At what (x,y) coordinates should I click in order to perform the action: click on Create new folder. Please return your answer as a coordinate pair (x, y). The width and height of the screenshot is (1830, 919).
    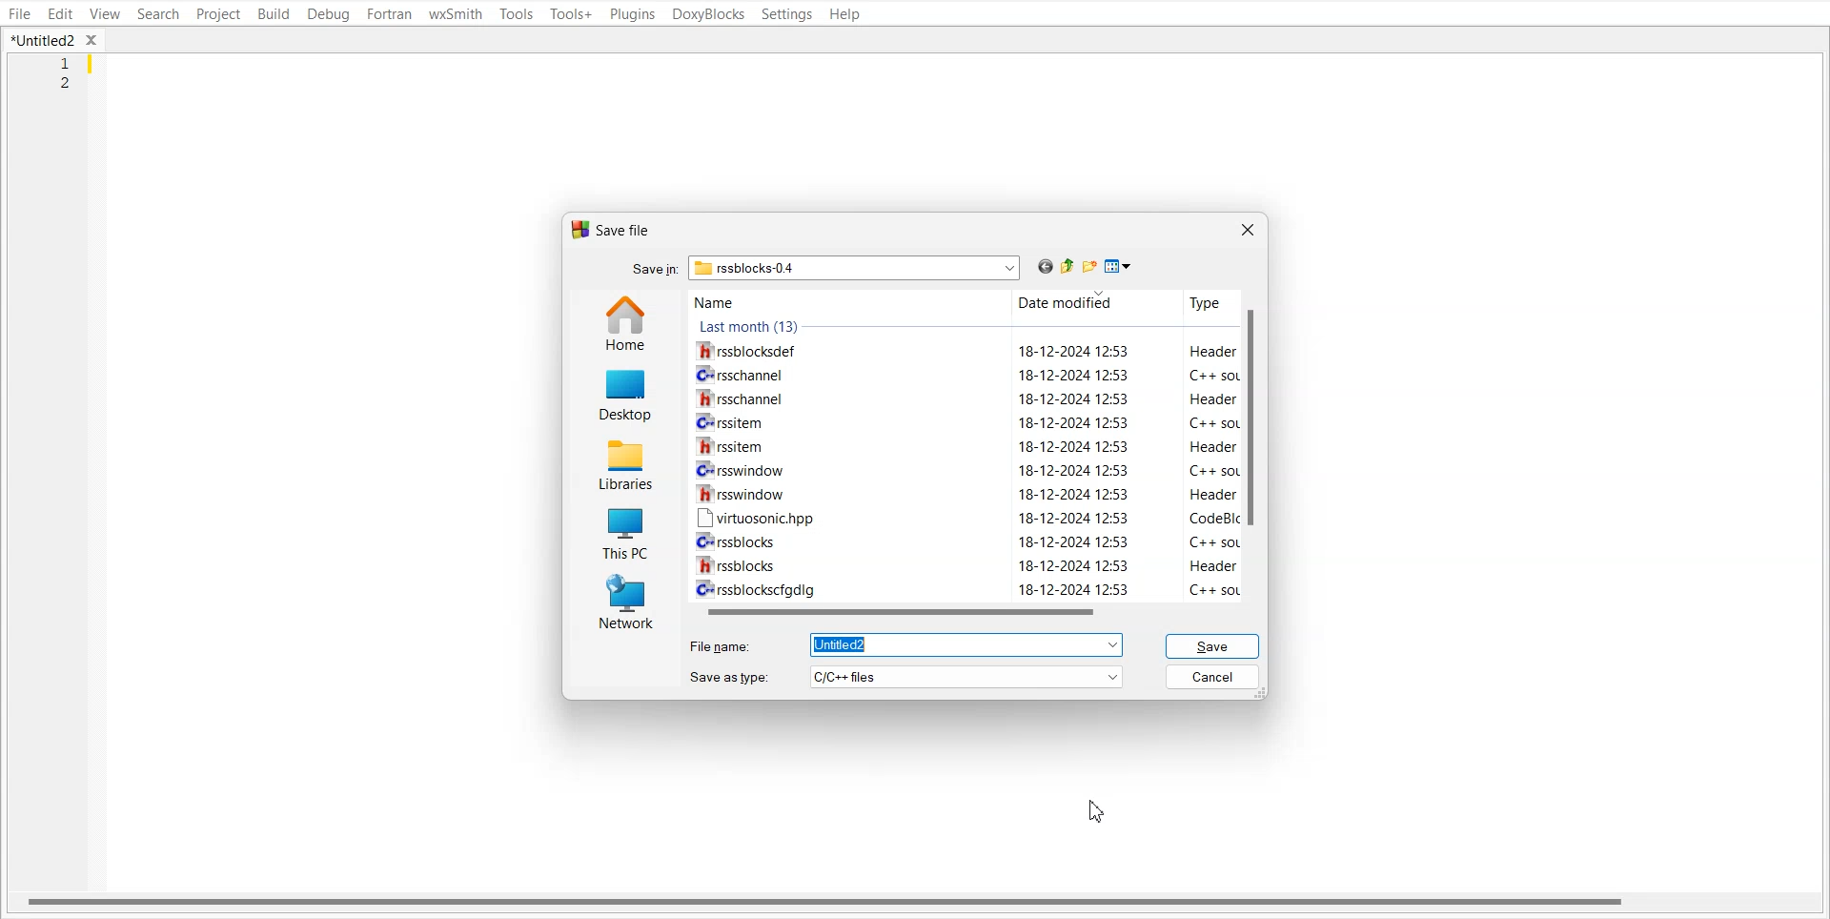
    Looking at the image, I should click on (1092, 268).